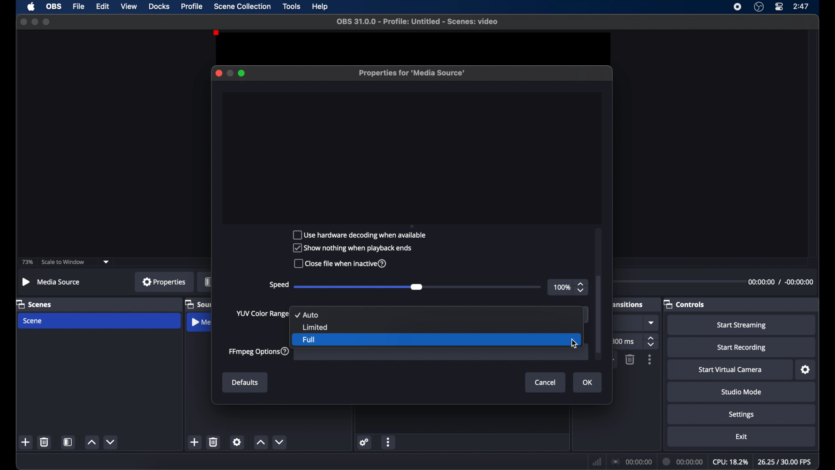 The image size is (835, 470). What do you see at coordinates (63, 262) in the screenshot?
I see `scale to window` at bounding box center [63, 262].